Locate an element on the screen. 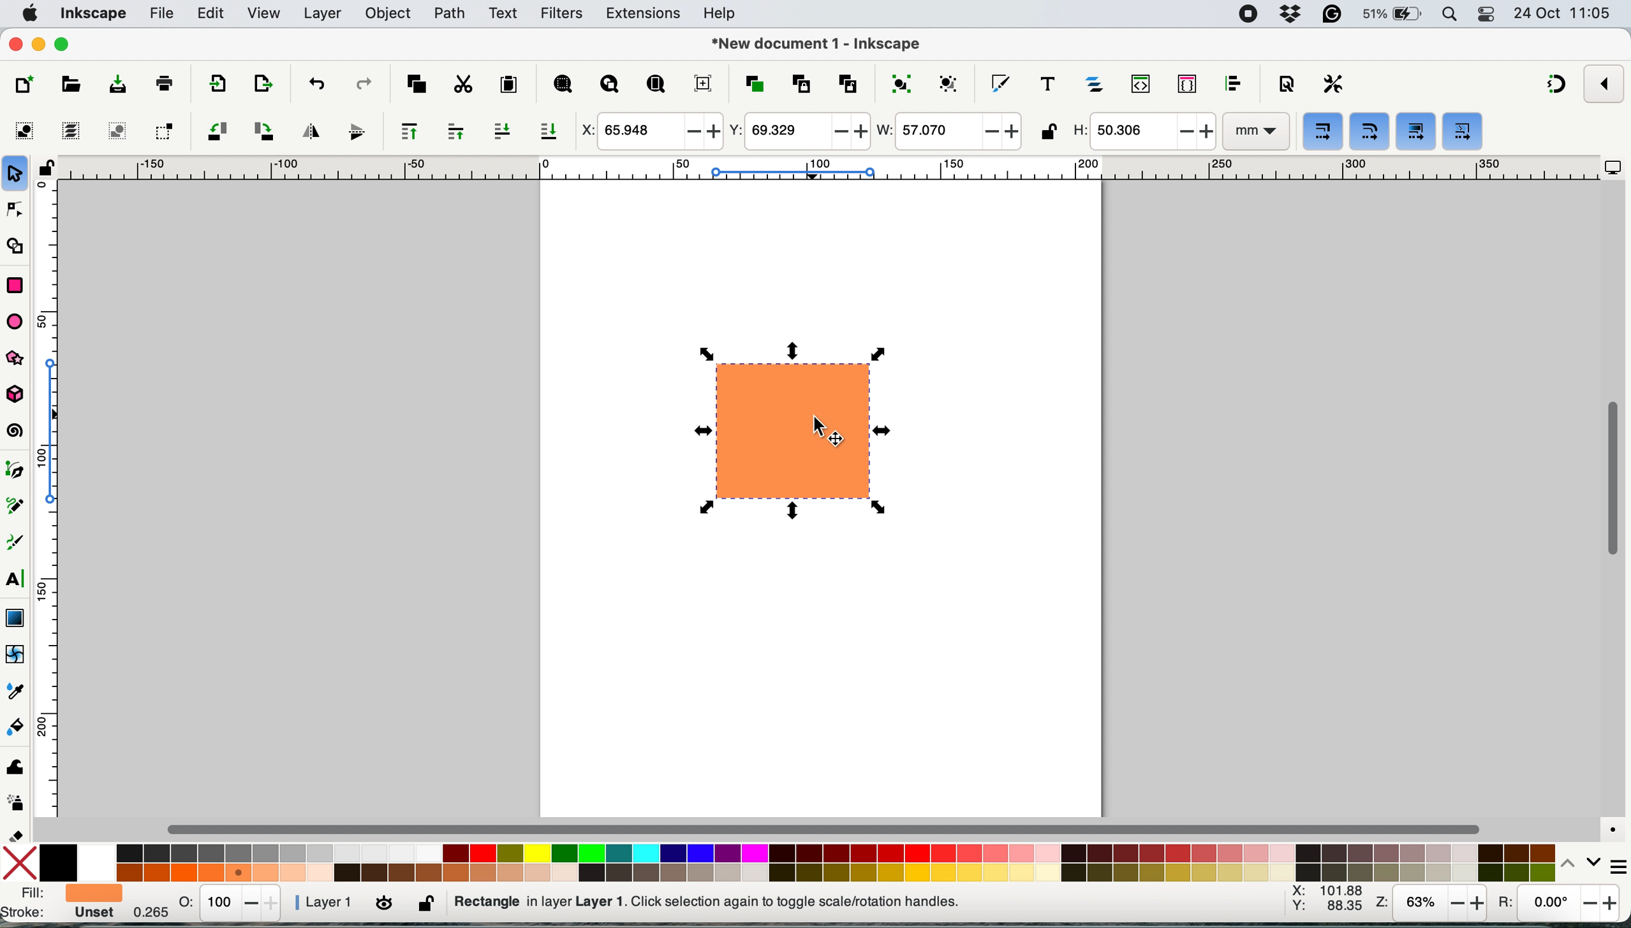  open import is located at coordinates (262, 83).